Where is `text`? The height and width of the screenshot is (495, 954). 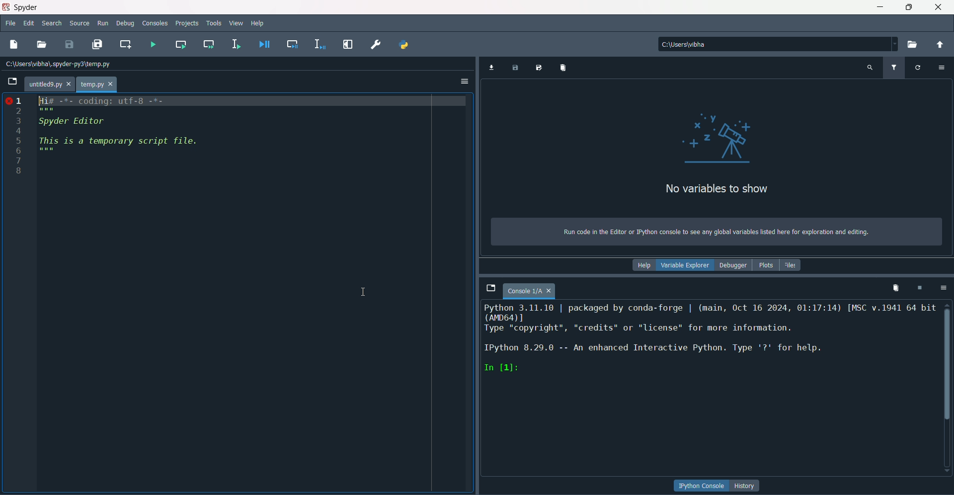
text is located at coordinates (710, 339).